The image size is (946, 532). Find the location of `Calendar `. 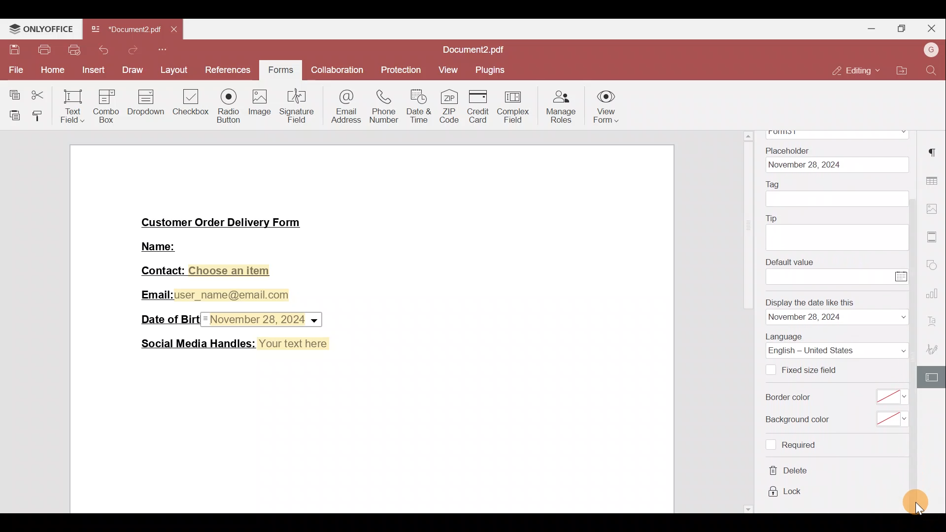

Calendar  is located at coordinates (901, 276).